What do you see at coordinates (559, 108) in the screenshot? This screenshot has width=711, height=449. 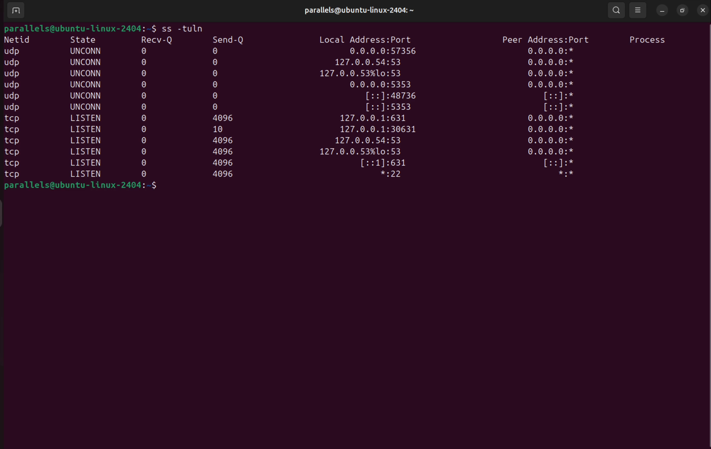 I see `*` at bounding box center [559, 108].